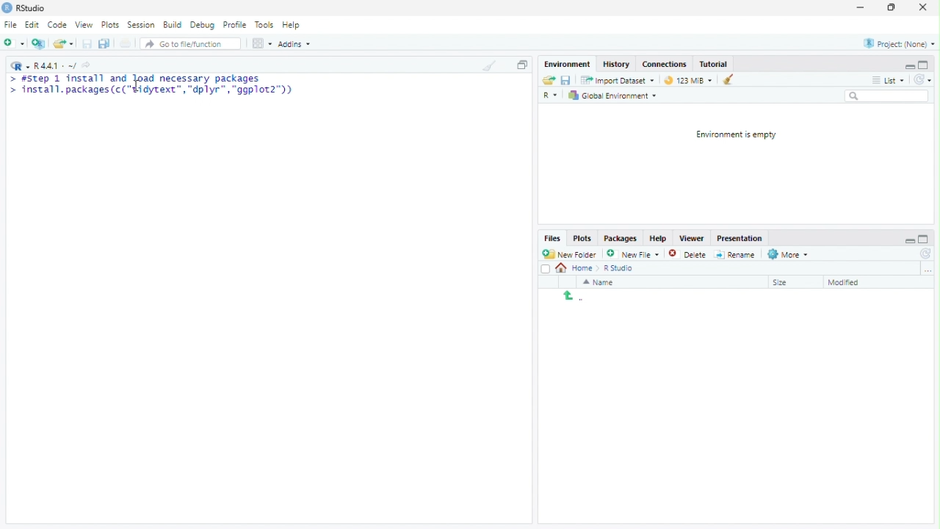 Image resolution: width=940 pixels, height=529 pixels. What do you see at coordinates (261, 44) in the screenshot?
I see `Workspace pane` at bounding box center [261, 44].